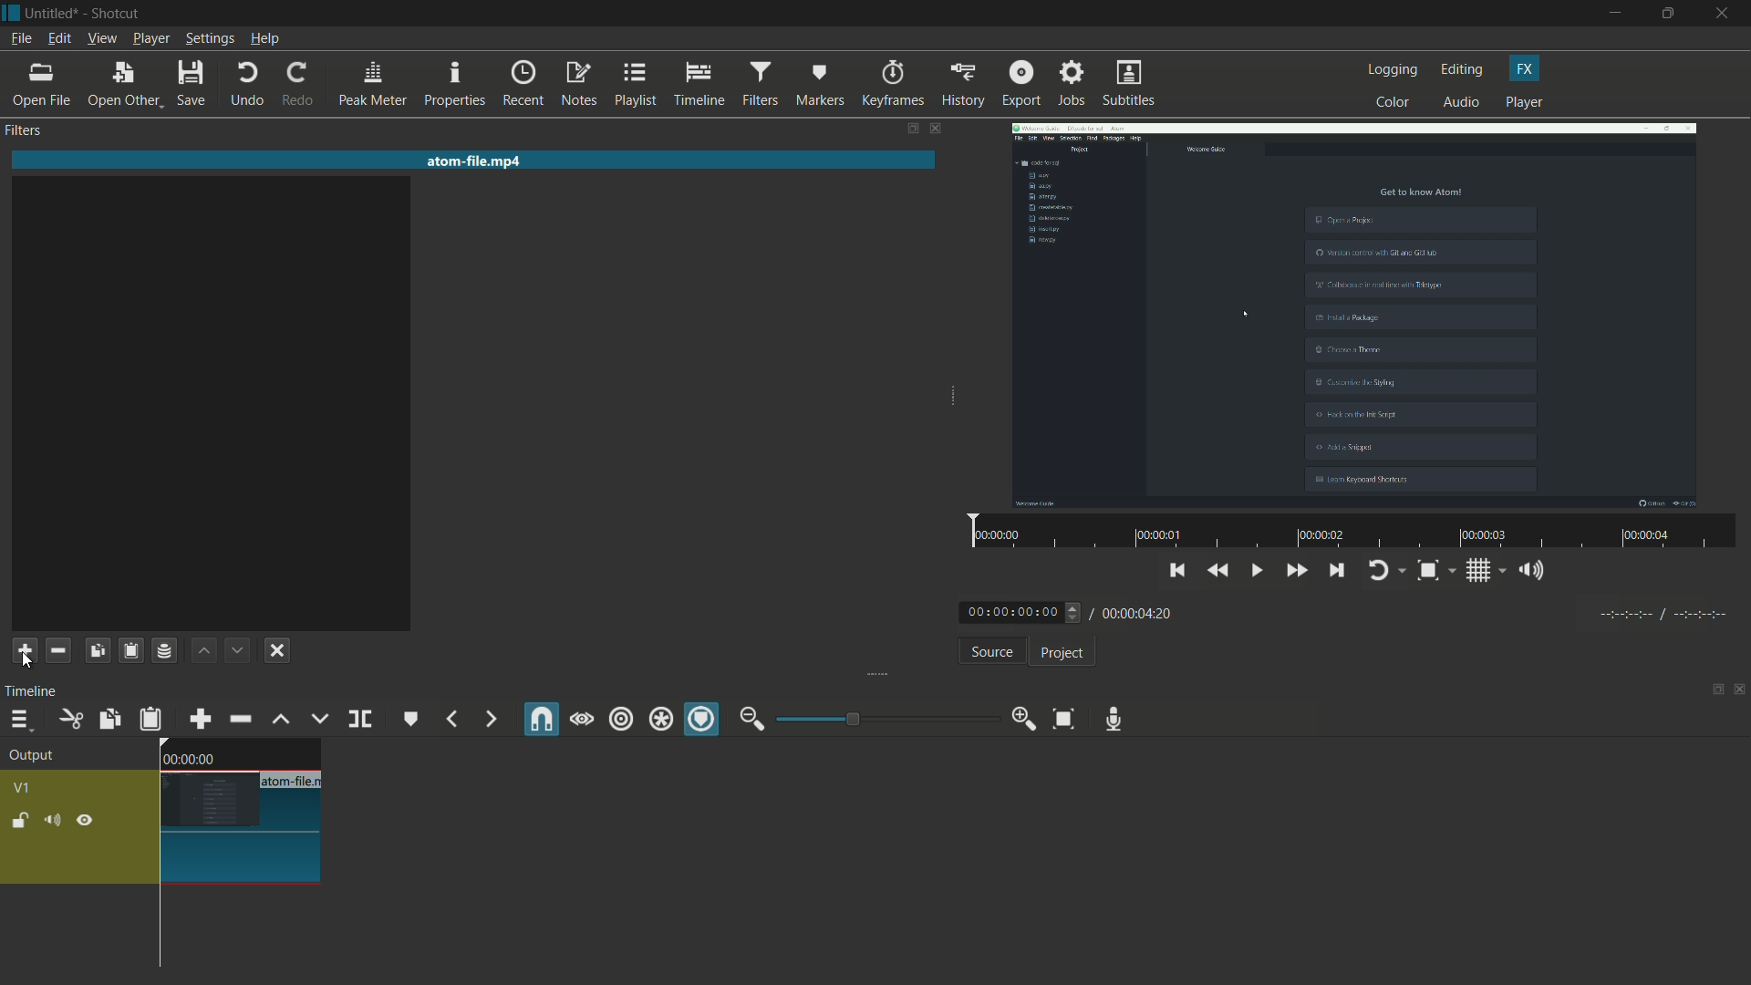  What do you see at coordinates (1060, 653) in the screenshot?
I see `project` at bounding box center [1060, 653].